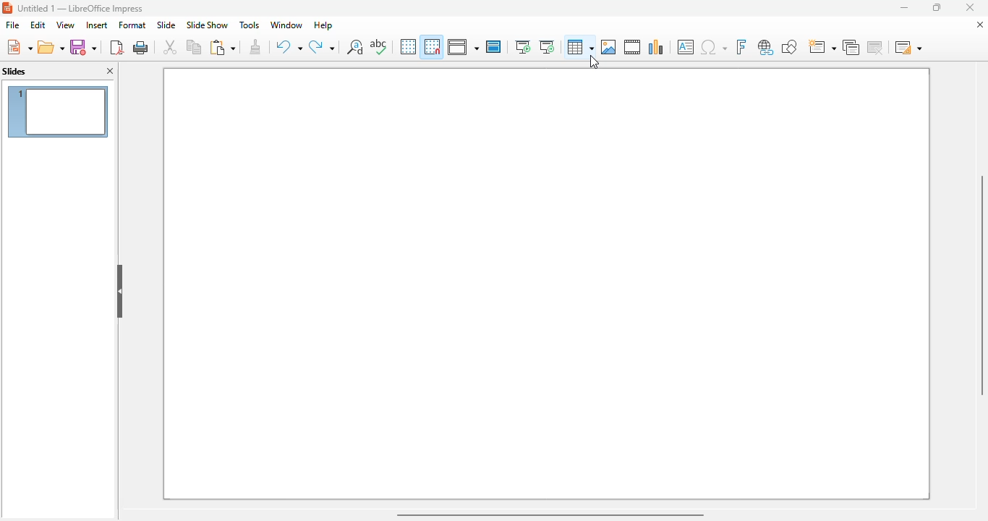 This screenshot has width=988, height=521. I want to click on insert chart, so click(657, 47).